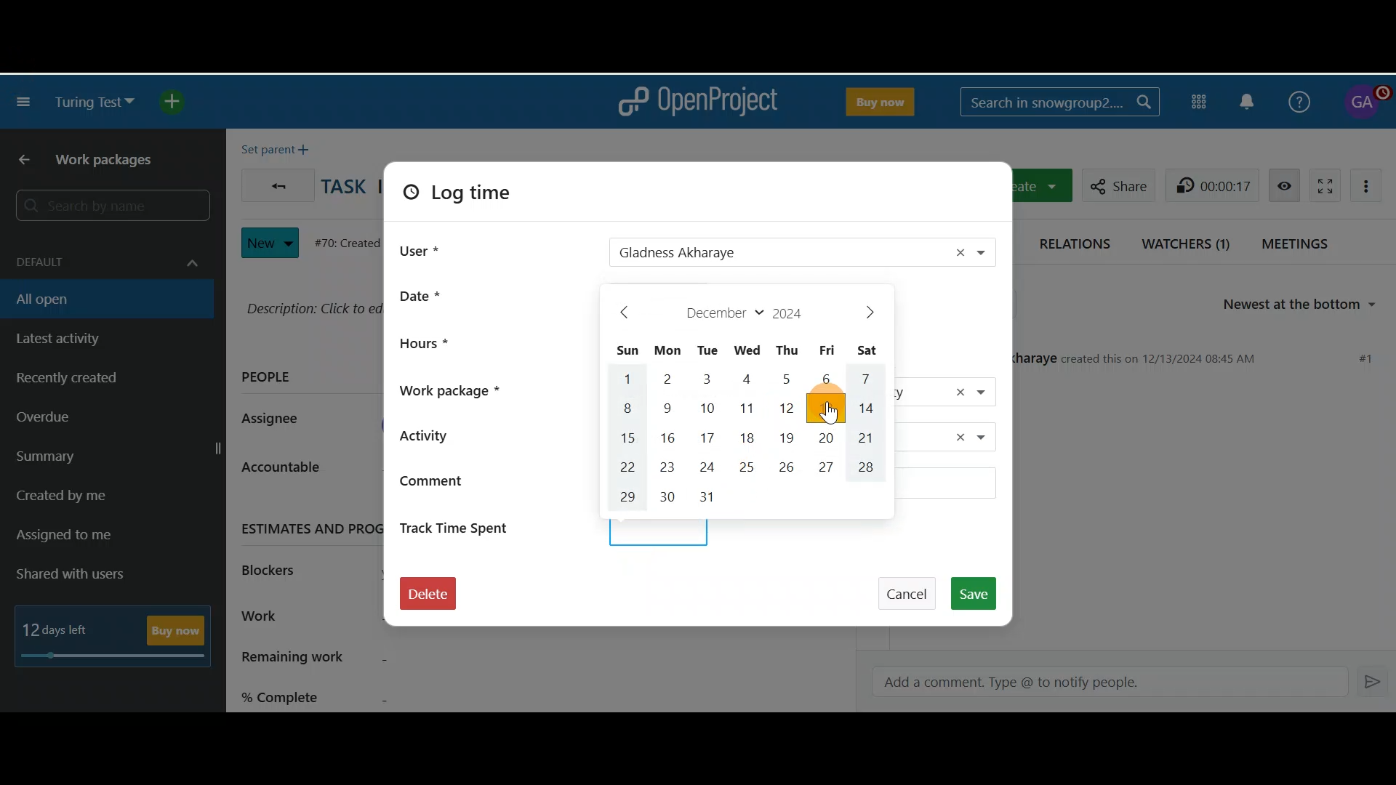 This screenshot has height=785, width=1396. Describe the element at coordinates (1115, 183) in the screenshot. I see `Share` at that location.